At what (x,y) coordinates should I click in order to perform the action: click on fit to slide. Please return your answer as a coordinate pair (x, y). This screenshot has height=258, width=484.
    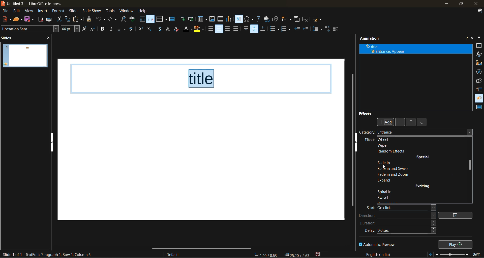
    Looking at the image, I should click on (431, 255).